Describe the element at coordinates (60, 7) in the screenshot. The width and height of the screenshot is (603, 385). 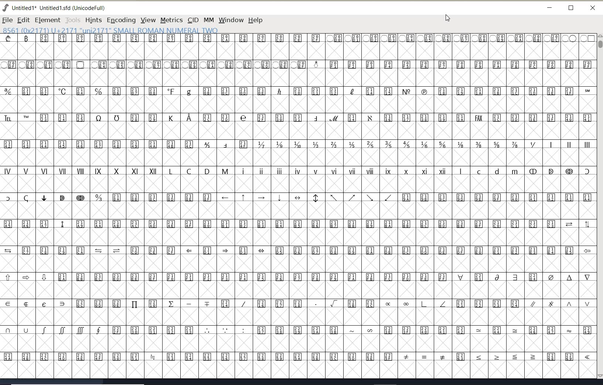
I see `untitled1* Untitled 1.sfd (UnicodeFull)` at that location.